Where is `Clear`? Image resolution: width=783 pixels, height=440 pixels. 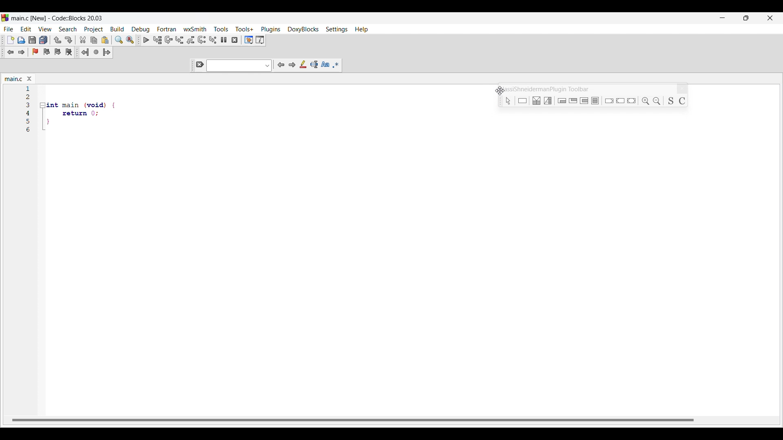
Clear is located at coordinates (200, 64).